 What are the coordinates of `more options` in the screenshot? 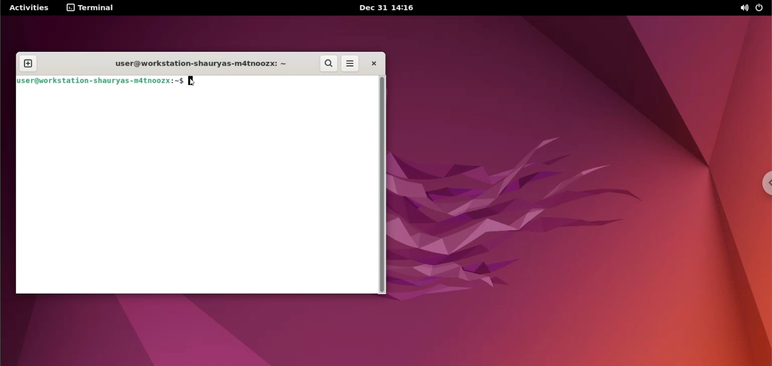 It's located at (350, 64).